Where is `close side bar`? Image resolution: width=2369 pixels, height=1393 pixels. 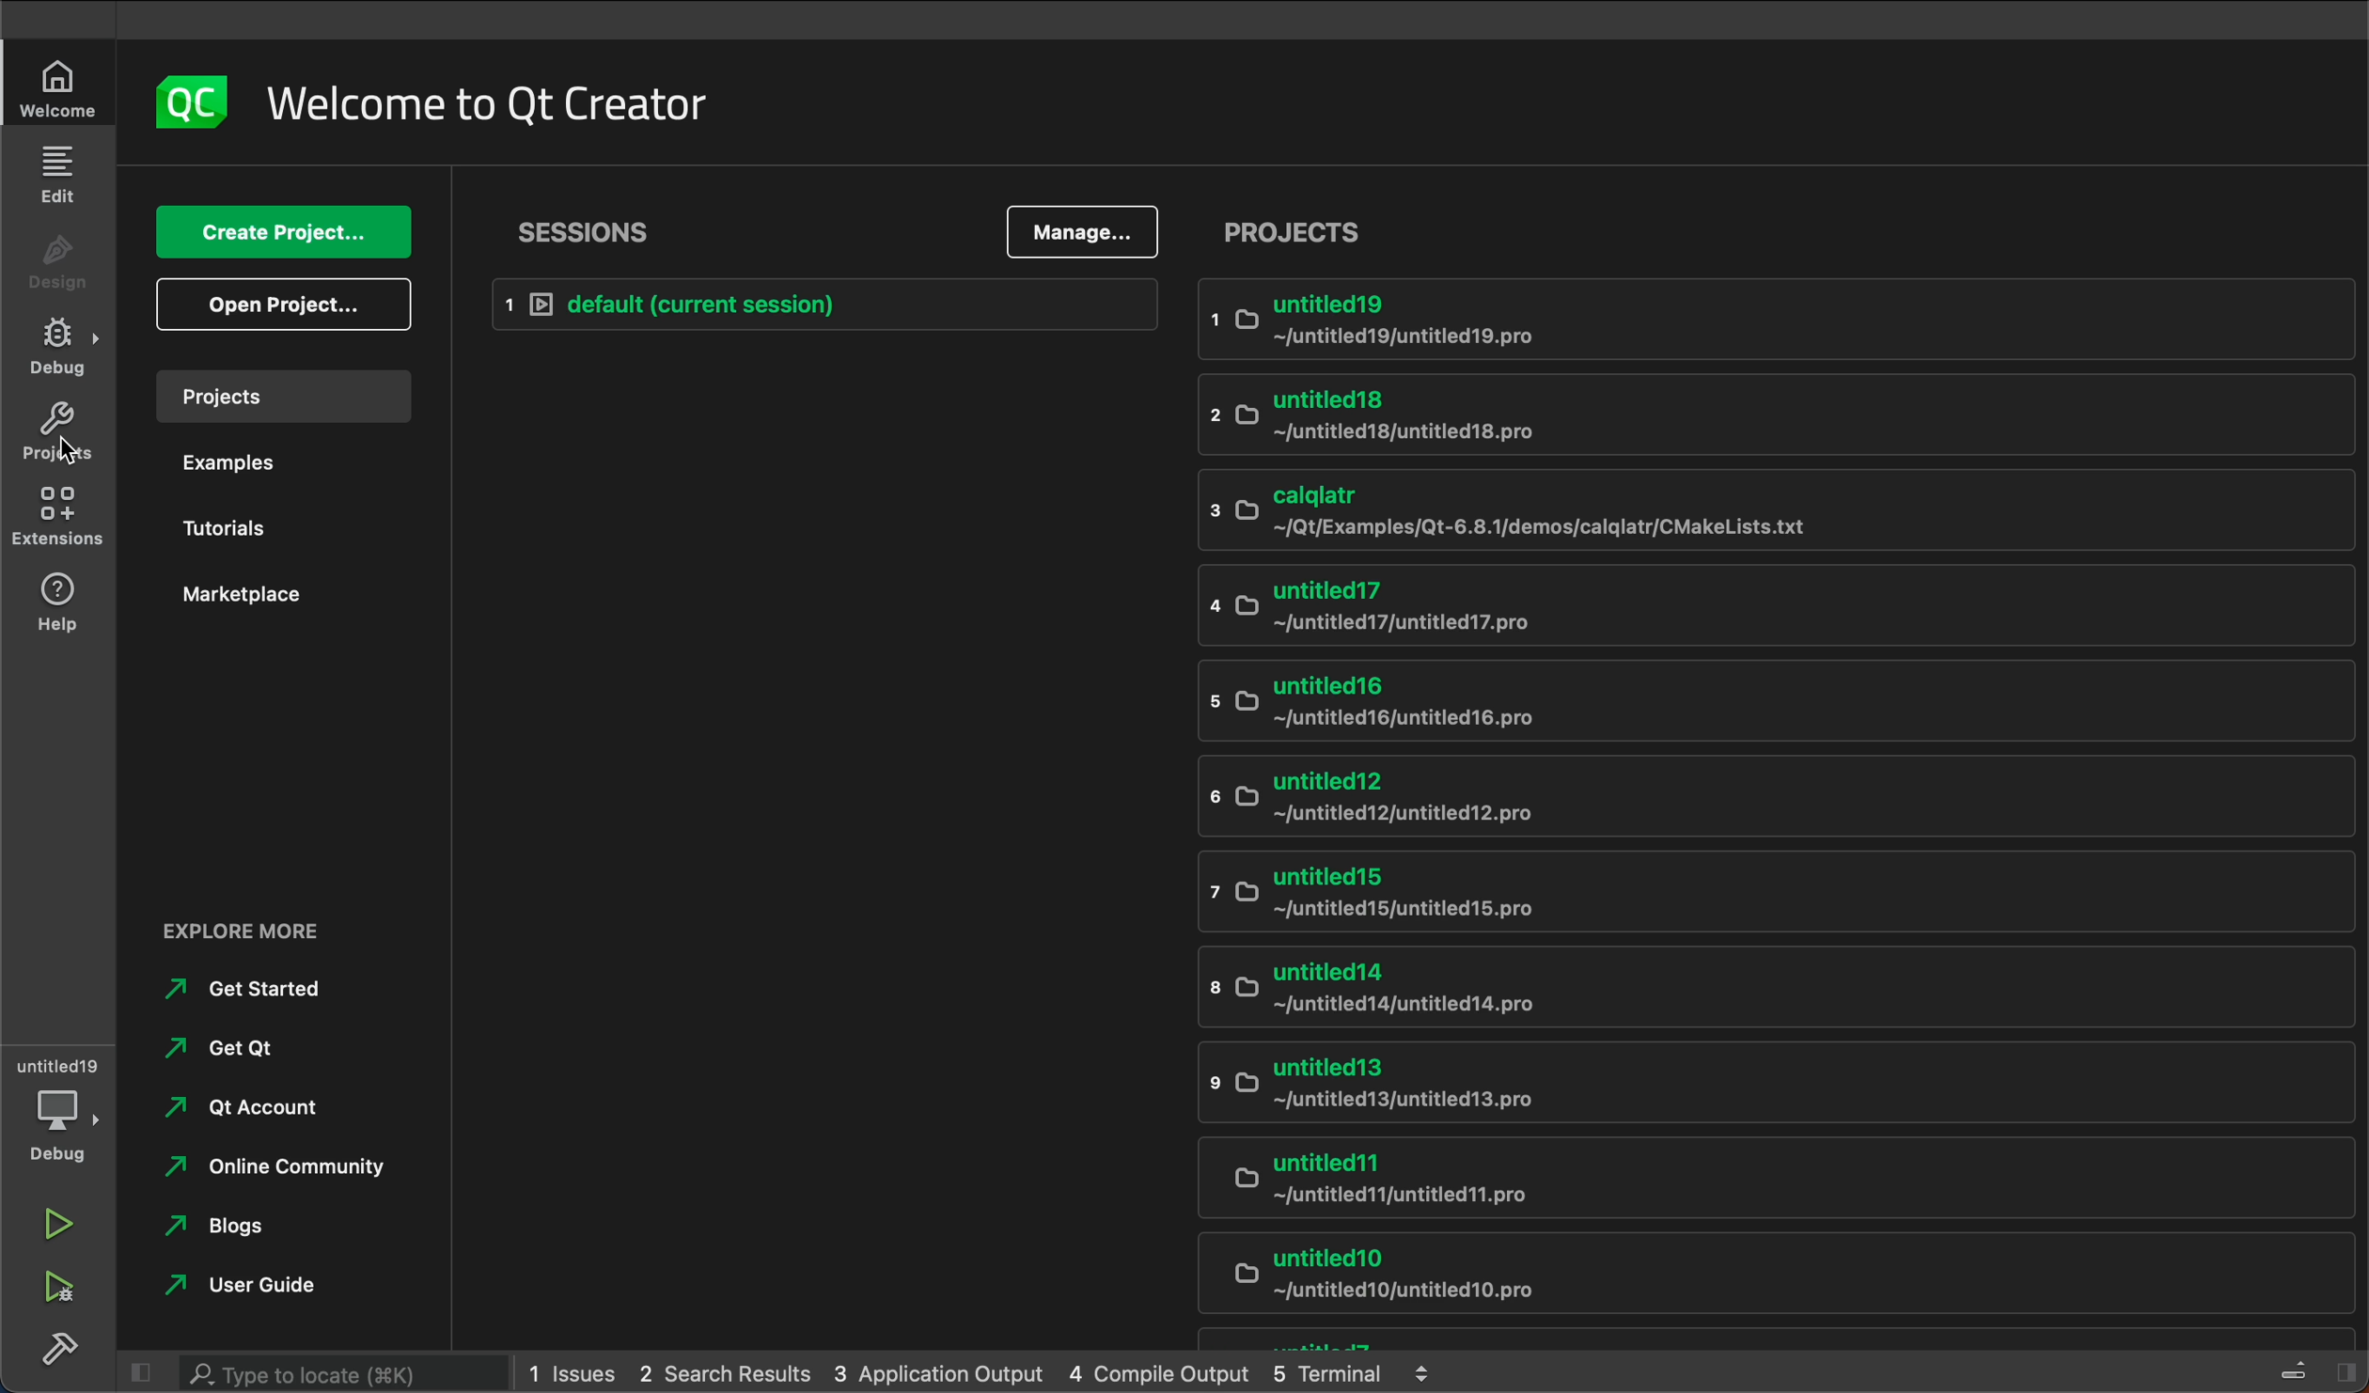 close side bar is located at coordinates (2299, 1368).